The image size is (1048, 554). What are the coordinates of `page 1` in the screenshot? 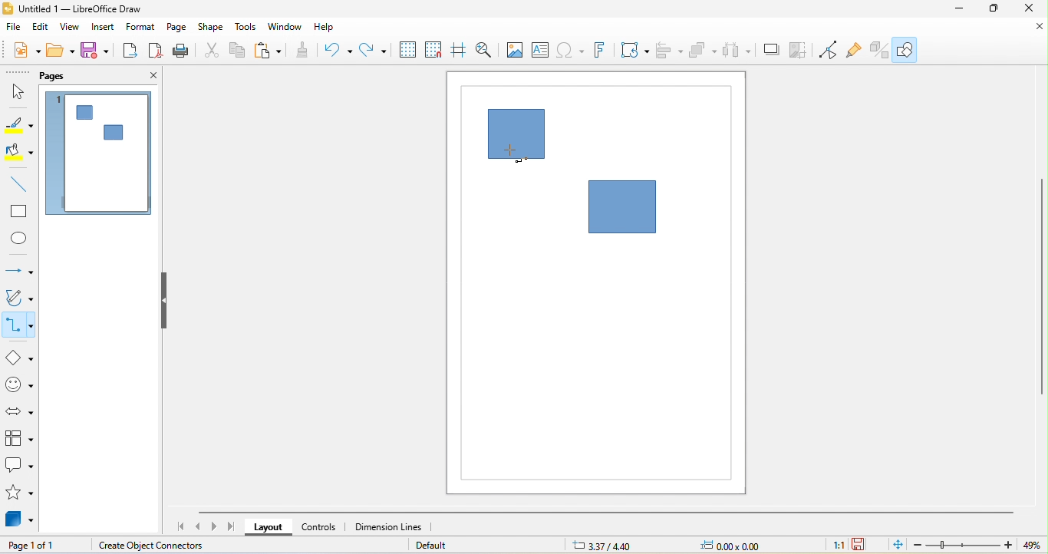 It's located at (99, 155).